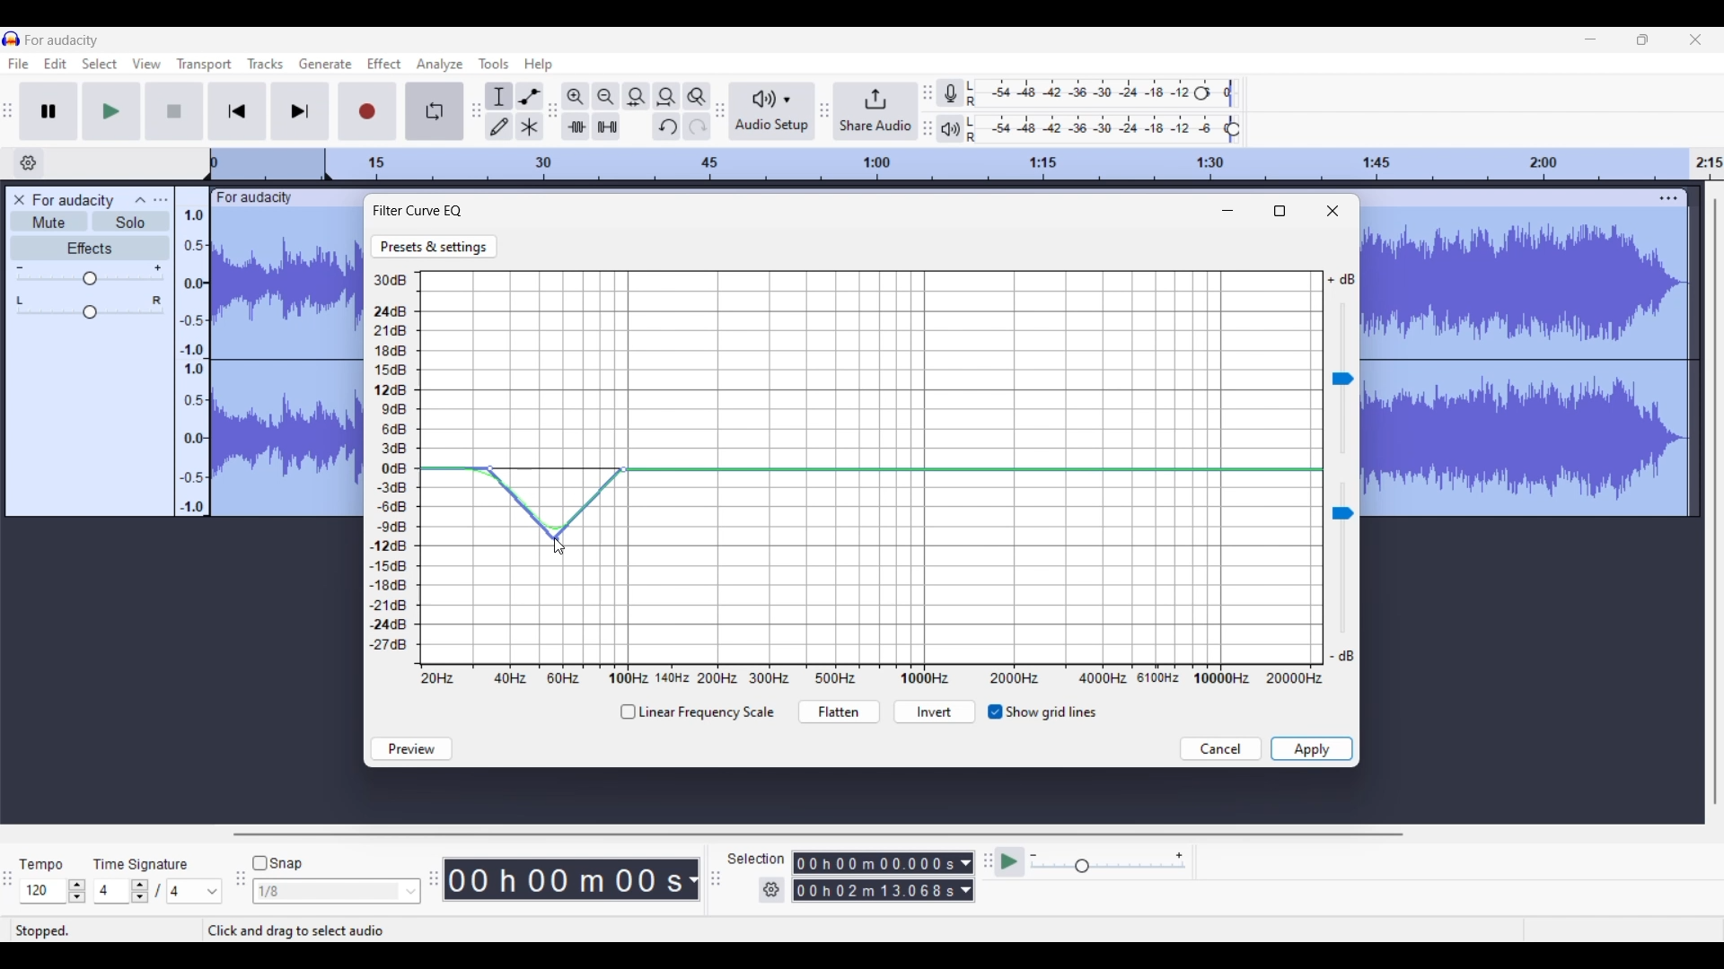 This screenshot has height=969, width=1724. What do you see at coordinates (321, 65) in the screenshot?
I see `Generate menu` at bounding box center [321, 65].